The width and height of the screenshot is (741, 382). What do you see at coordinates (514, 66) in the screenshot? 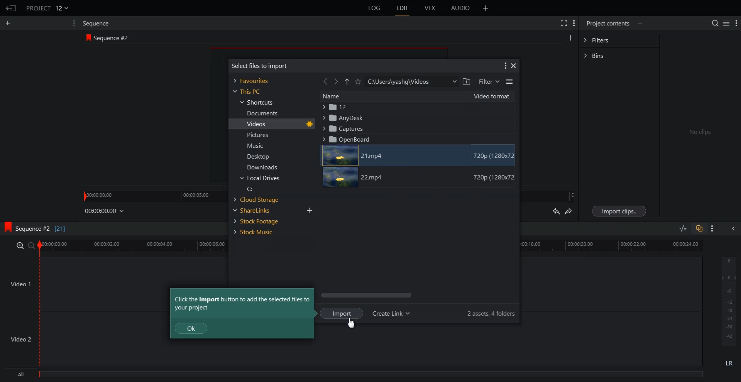
I see `Close` at bounding box center [514, 66].